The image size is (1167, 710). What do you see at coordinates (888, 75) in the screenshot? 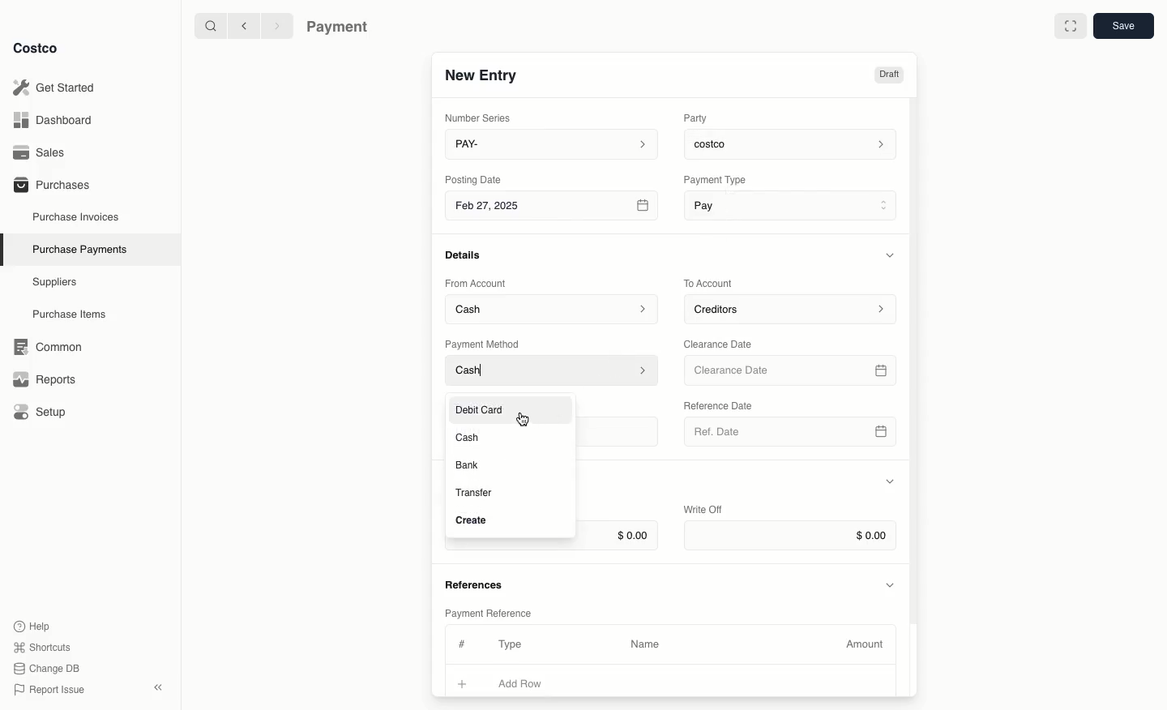
I see `Draft` at bounding box center [888, 75].